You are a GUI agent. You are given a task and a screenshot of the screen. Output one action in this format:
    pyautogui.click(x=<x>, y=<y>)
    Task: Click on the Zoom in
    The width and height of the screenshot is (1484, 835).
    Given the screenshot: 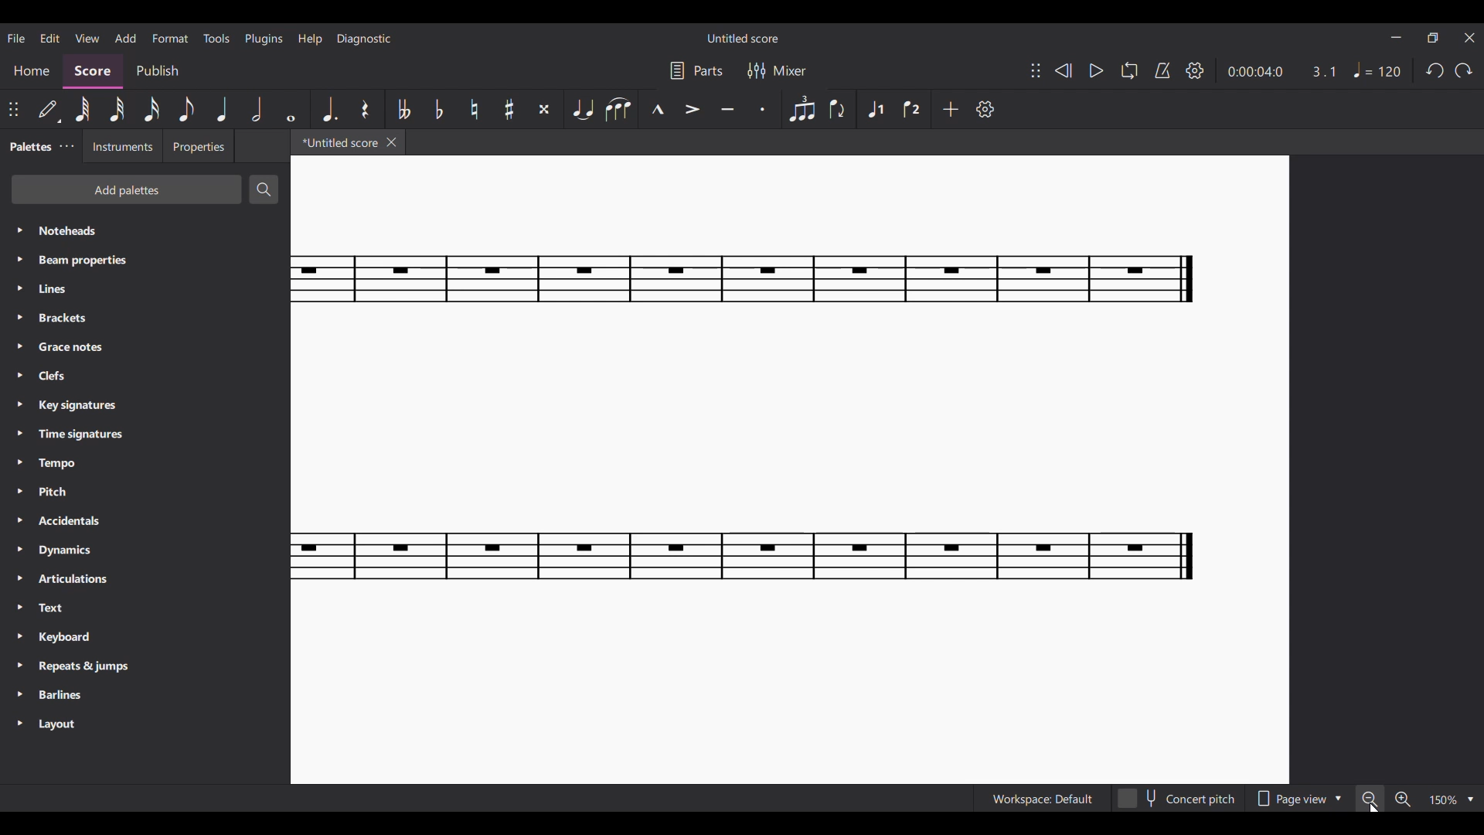 What is the action you would take?
    pyautogui.click(x=1402, y=799)
    